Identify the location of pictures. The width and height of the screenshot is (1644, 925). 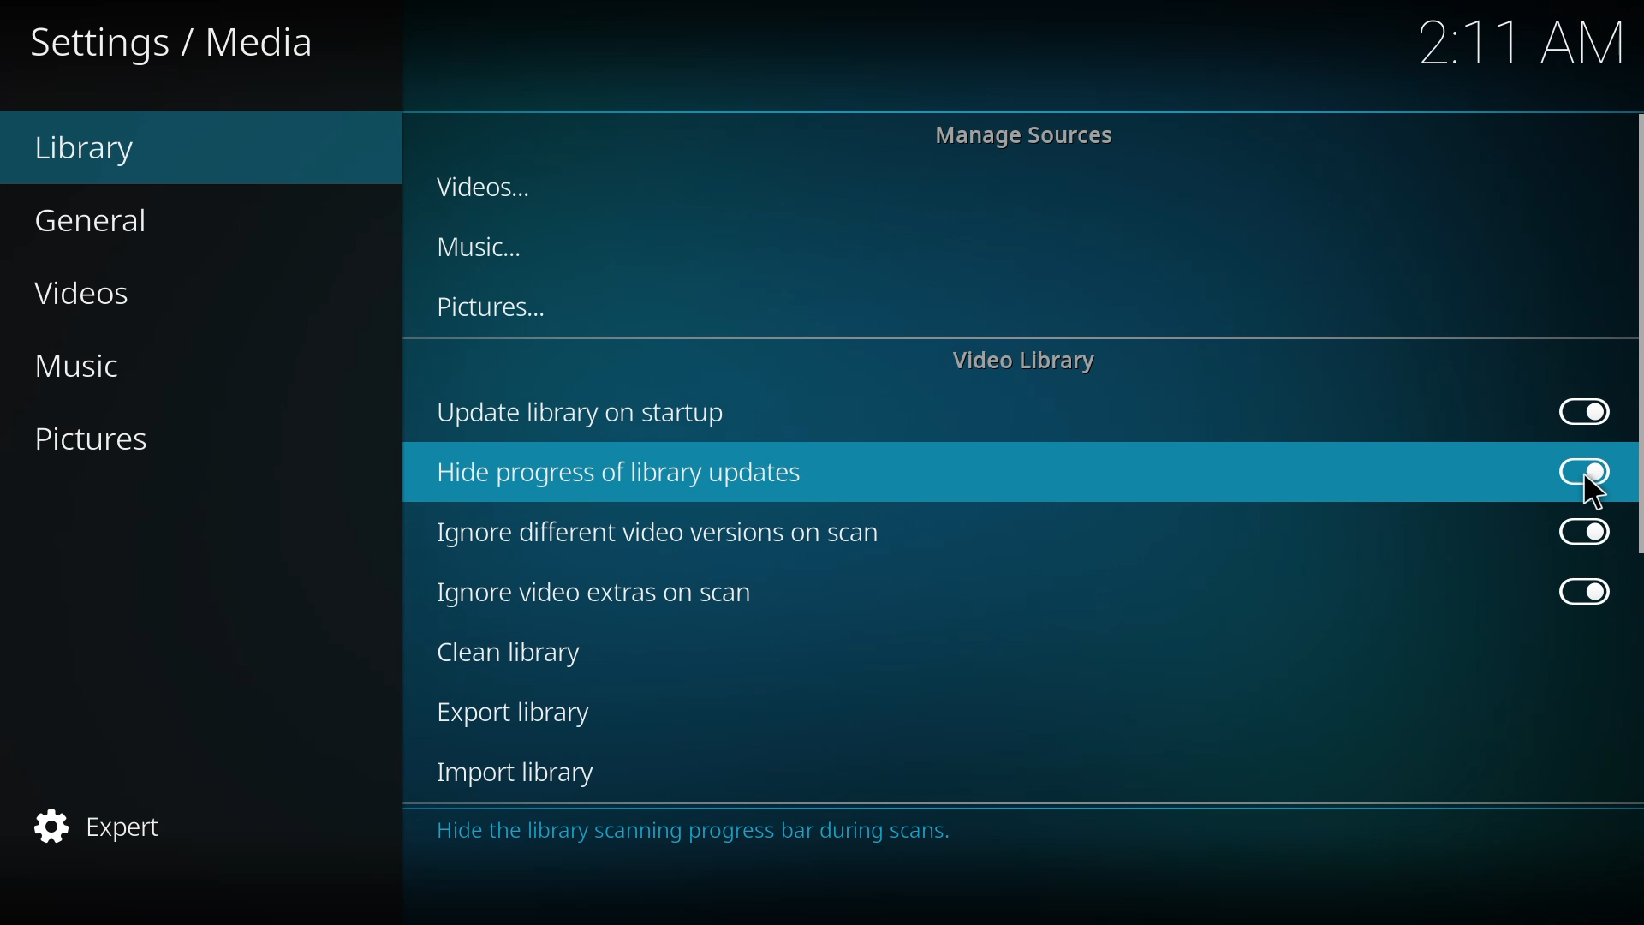
(98, 440).